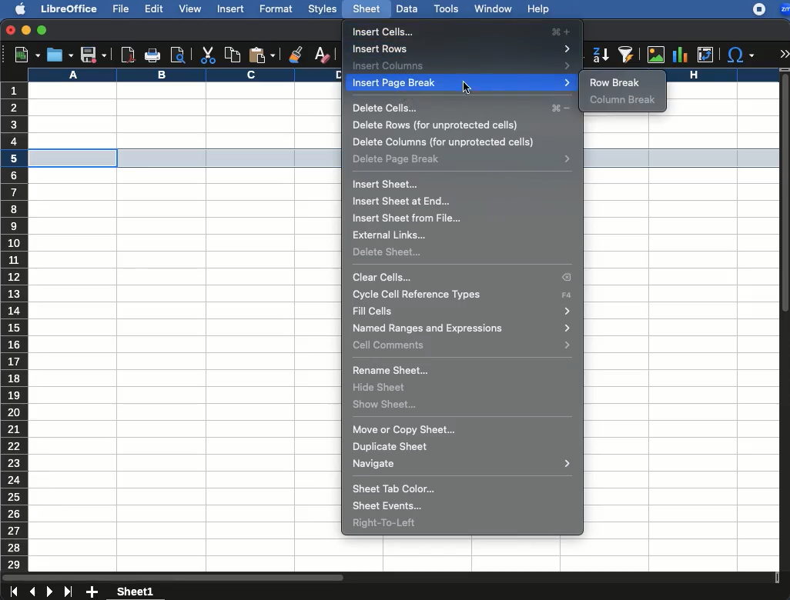 The width and height of the screenshot is (790, 600). I want to click on format, so click(276, 9).